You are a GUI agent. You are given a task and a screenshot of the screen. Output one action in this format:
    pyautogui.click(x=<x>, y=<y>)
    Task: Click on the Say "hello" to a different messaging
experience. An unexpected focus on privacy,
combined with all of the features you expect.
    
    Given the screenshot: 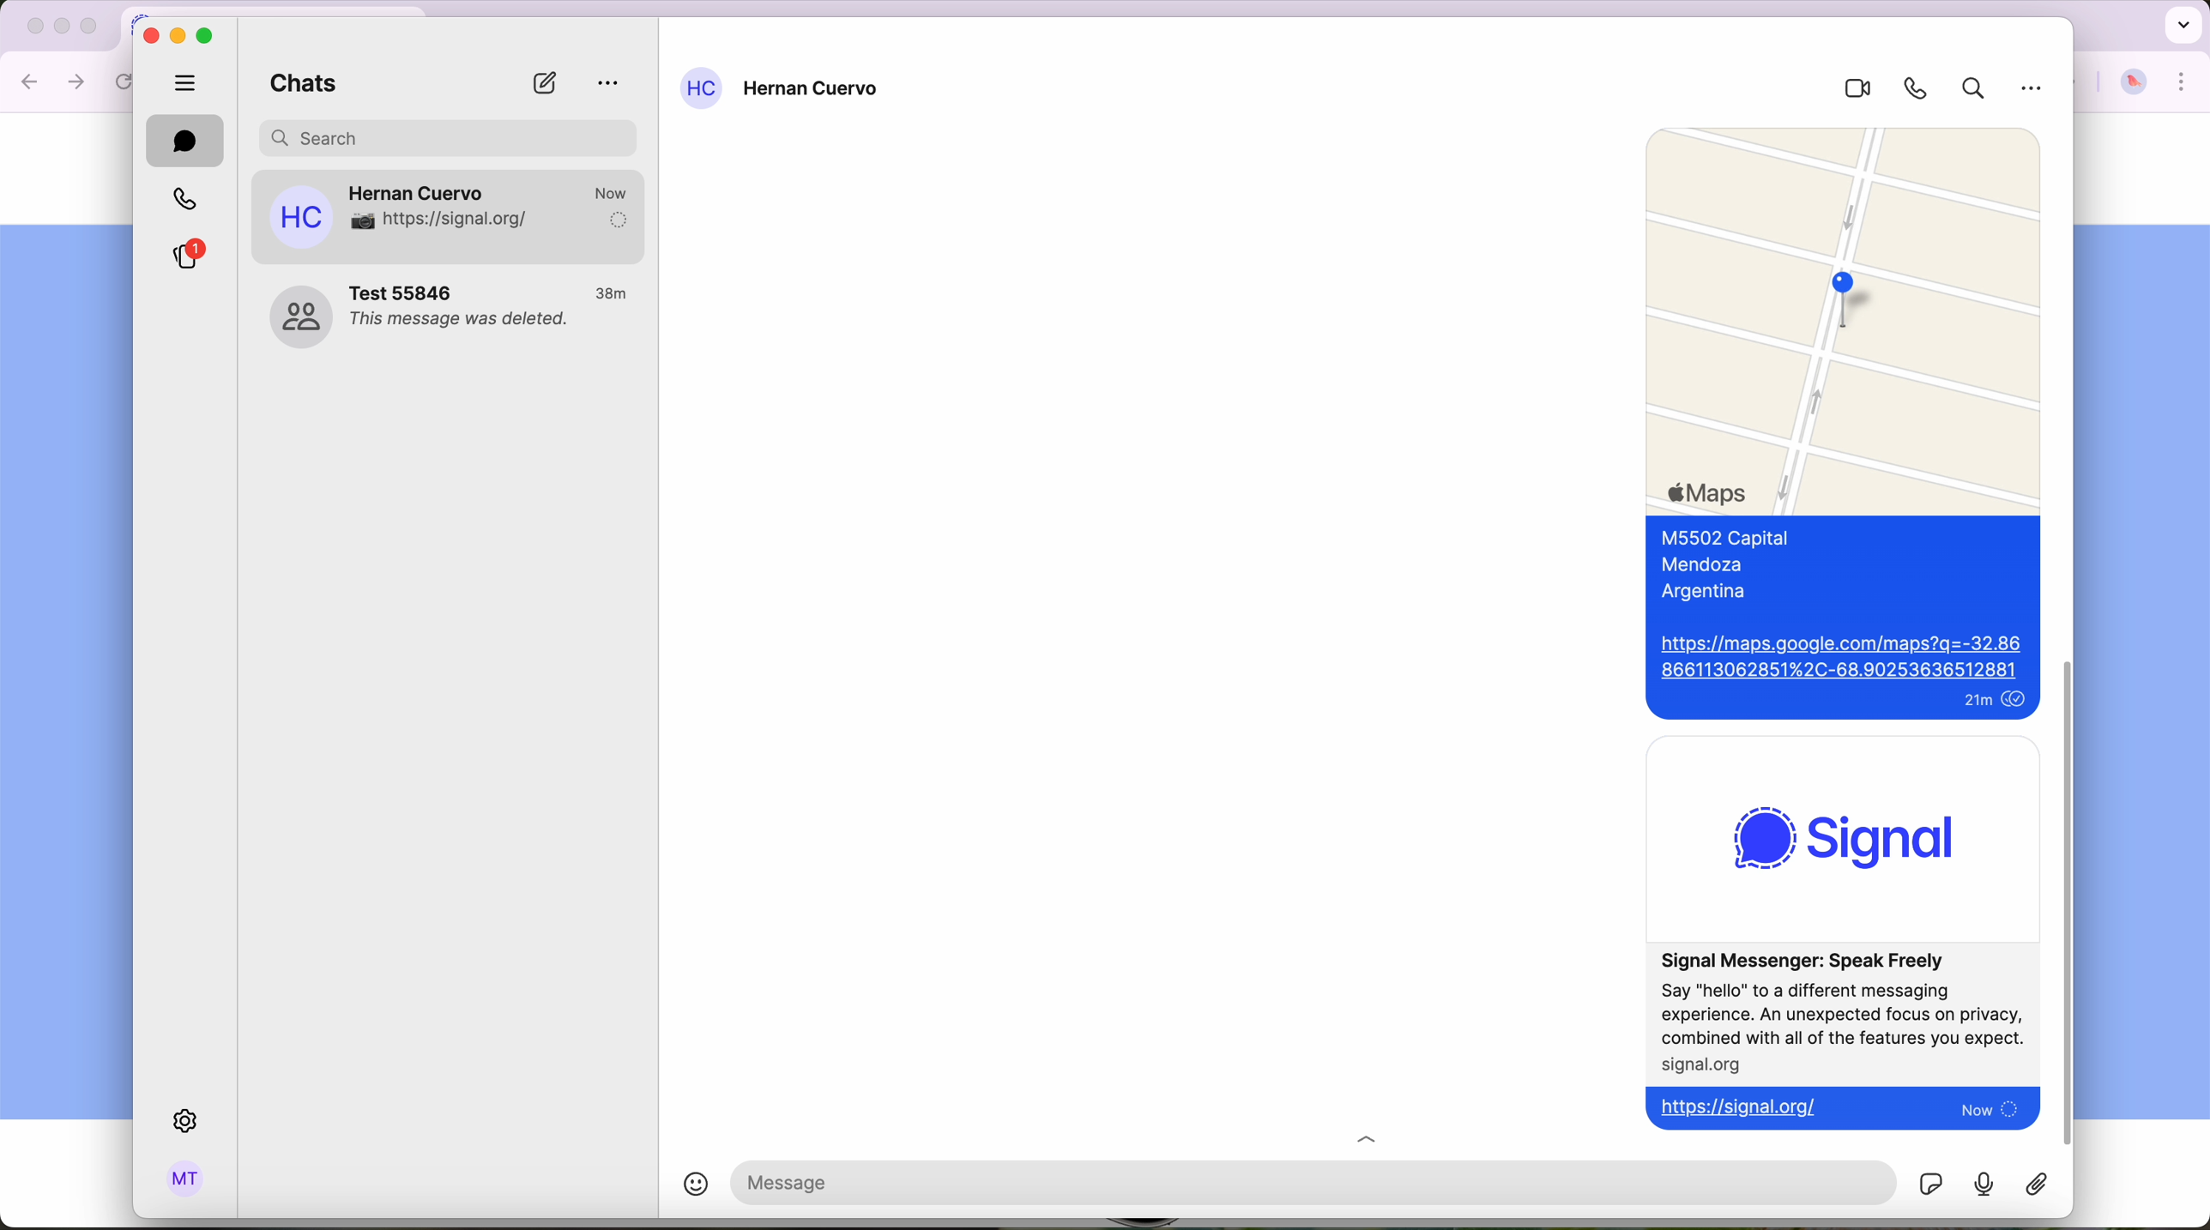 What is the action you would take?
    pyautogui.click(x=1844, y=1013)
    